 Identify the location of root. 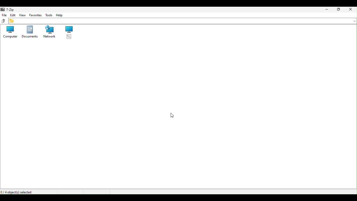
(69, 33).